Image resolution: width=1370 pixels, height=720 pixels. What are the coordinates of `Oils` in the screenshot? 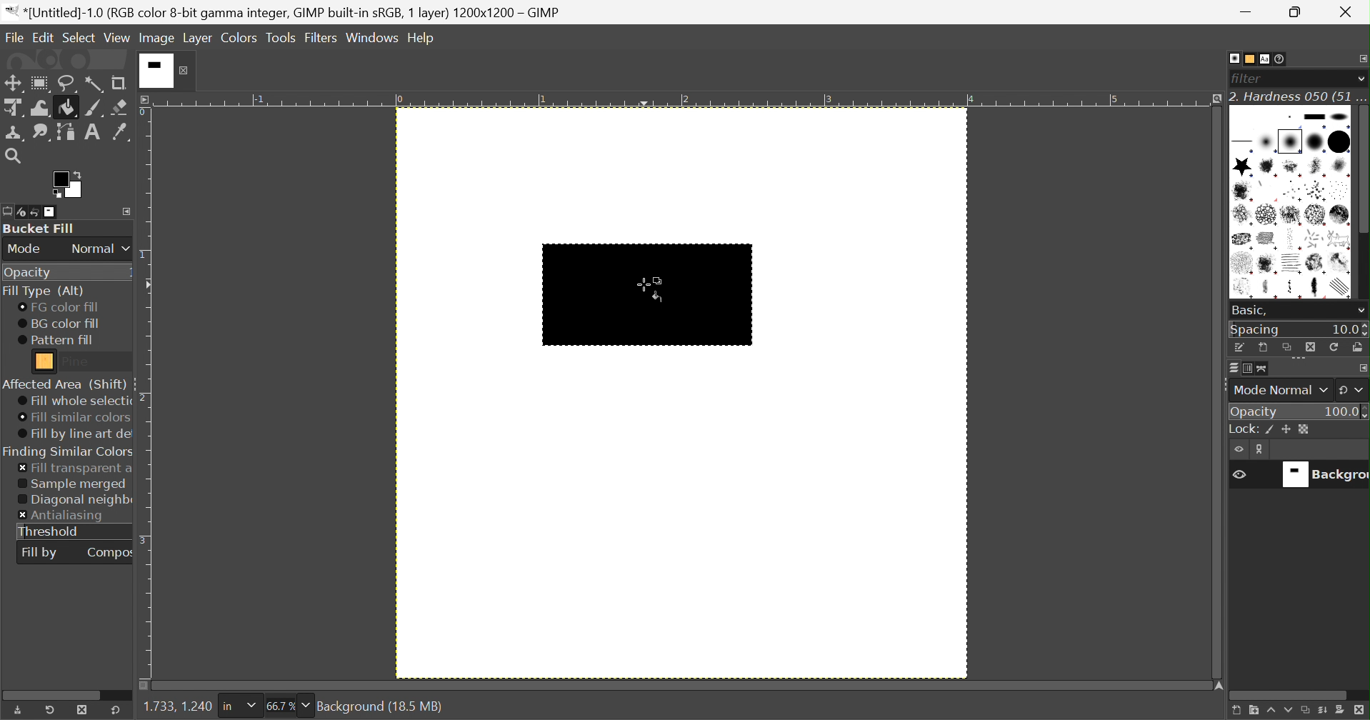 It's located at (1340, 262).